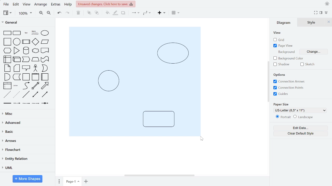  Describe the element at coordinates (7, 42) in the screenshot. I see `square` at that location.